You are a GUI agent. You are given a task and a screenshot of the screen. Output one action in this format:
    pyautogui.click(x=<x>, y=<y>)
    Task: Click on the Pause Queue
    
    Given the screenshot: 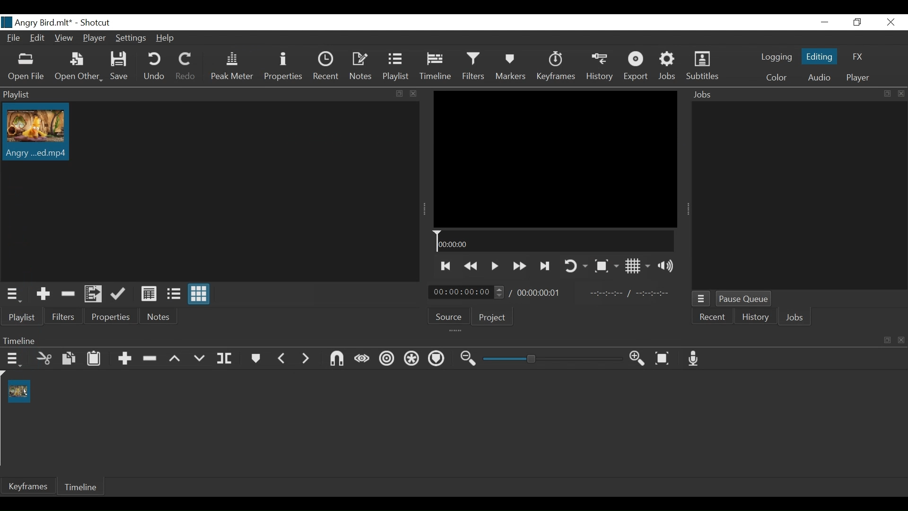 What is the action you would take?
    pyautogui.click(x=744, y=299)
    